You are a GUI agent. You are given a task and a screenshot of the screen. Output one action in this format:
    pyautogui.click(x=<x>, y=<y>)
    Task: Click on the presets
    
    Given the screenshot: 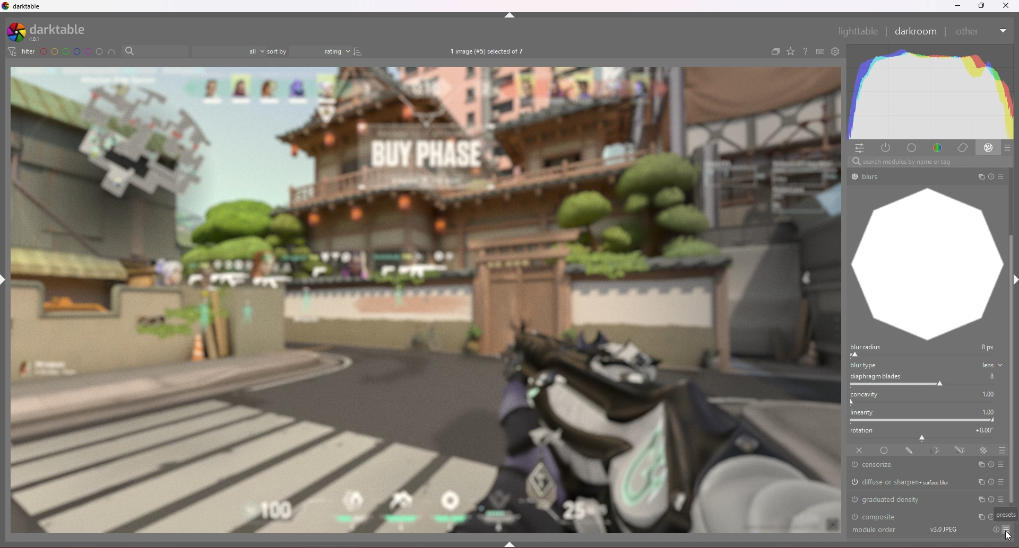 What is the action you would take?
    pyautogui.click(x=1001, y=465)
    